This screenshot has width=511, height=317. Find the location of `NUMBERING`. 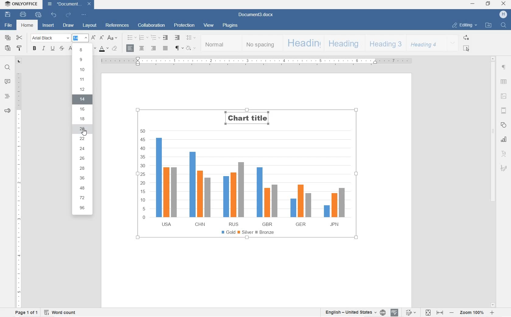

NUMBERING is located at coordinates (144, 38).